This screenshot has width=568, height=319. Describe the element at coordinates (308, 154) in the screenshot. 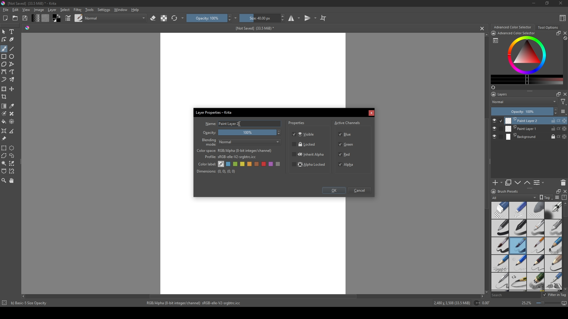

I see `Inherit alpha` at that location.